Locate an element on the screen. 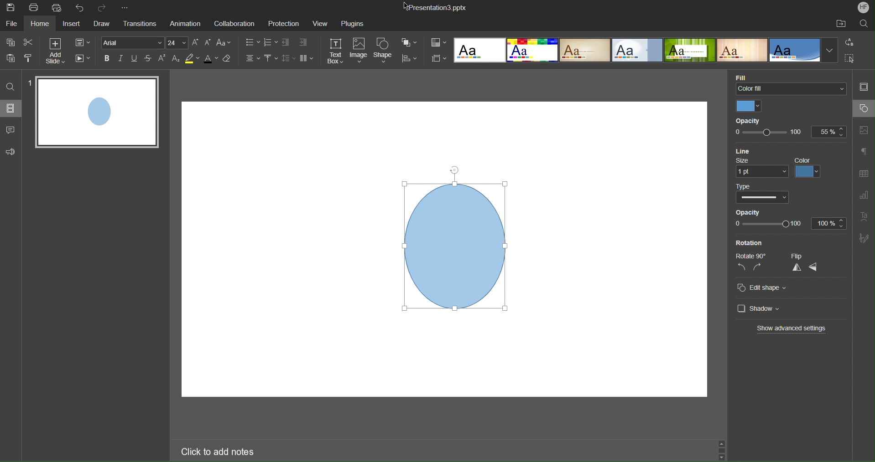 Image resolution: width=875 pixels, height=462 pixels. Vertical Align is located at coordinates (271, 59).